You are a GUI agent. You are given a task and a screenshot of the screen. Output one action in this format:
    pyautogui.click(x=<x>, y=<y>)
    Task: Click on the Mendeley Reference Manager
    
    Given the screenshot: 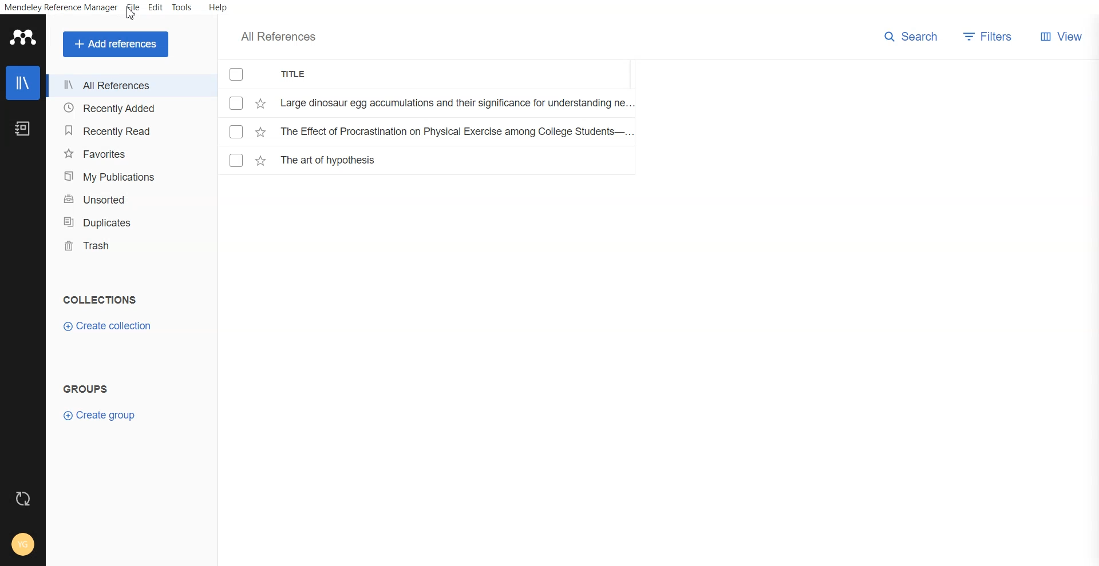 What is the action you would take?
    pyautogui.click(x=60, y=8)
    